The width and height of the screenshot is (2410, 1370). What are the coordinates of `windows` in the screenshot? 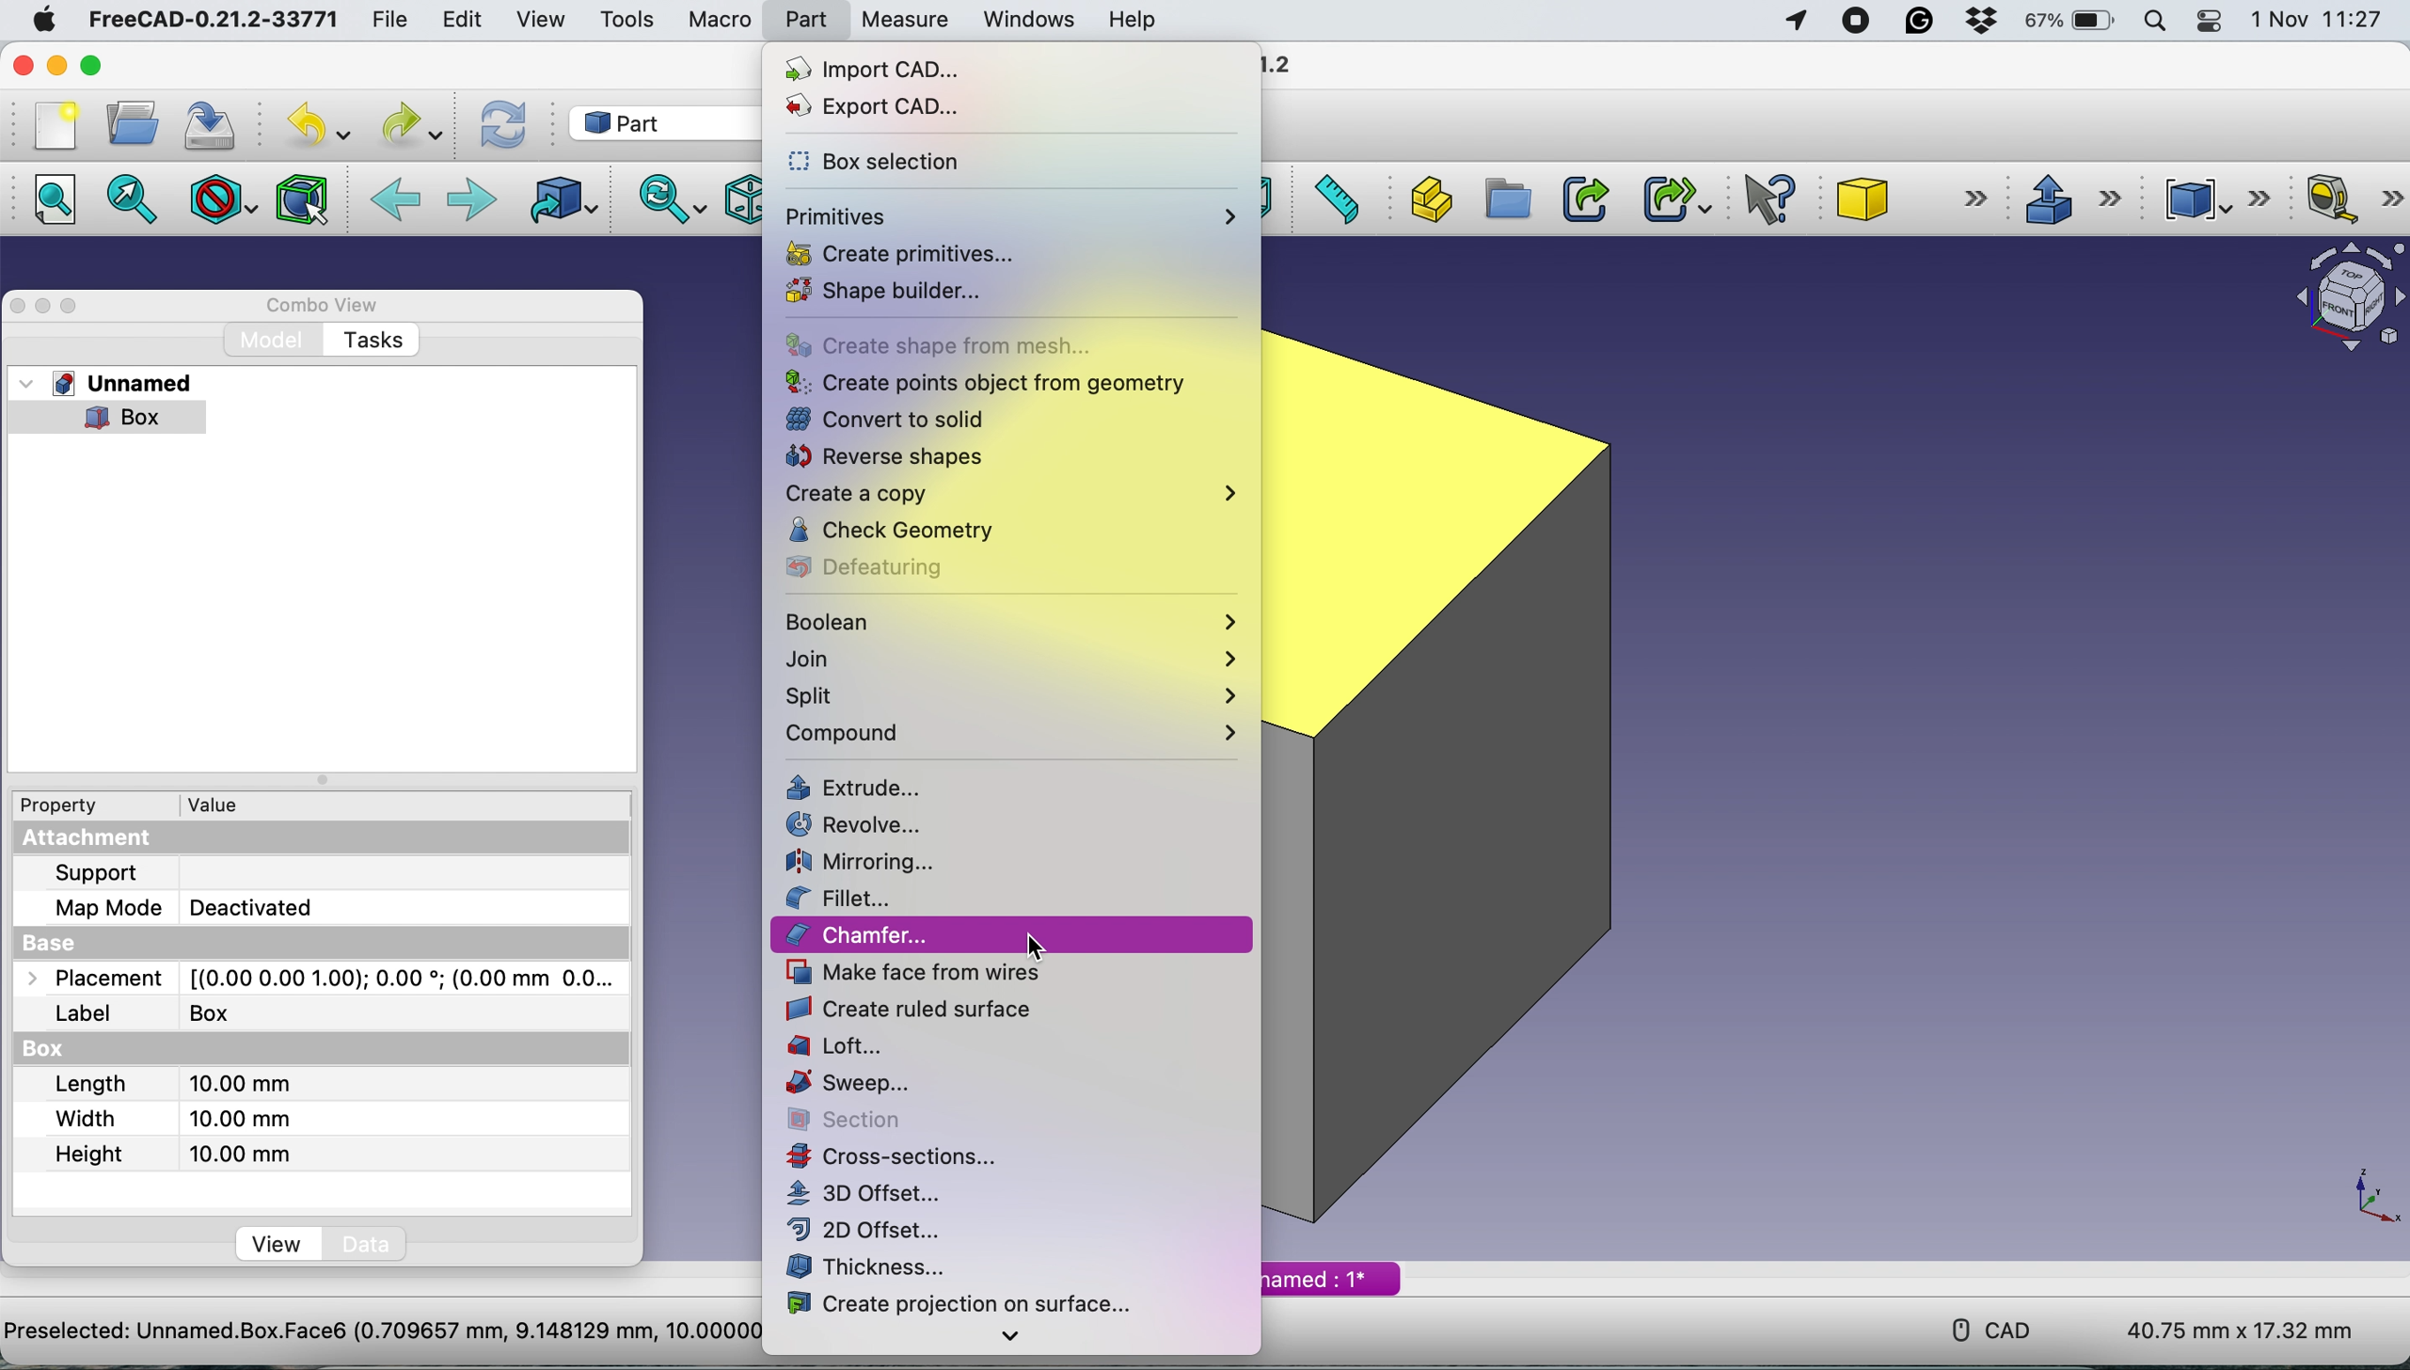 It's located at (1031, 20).